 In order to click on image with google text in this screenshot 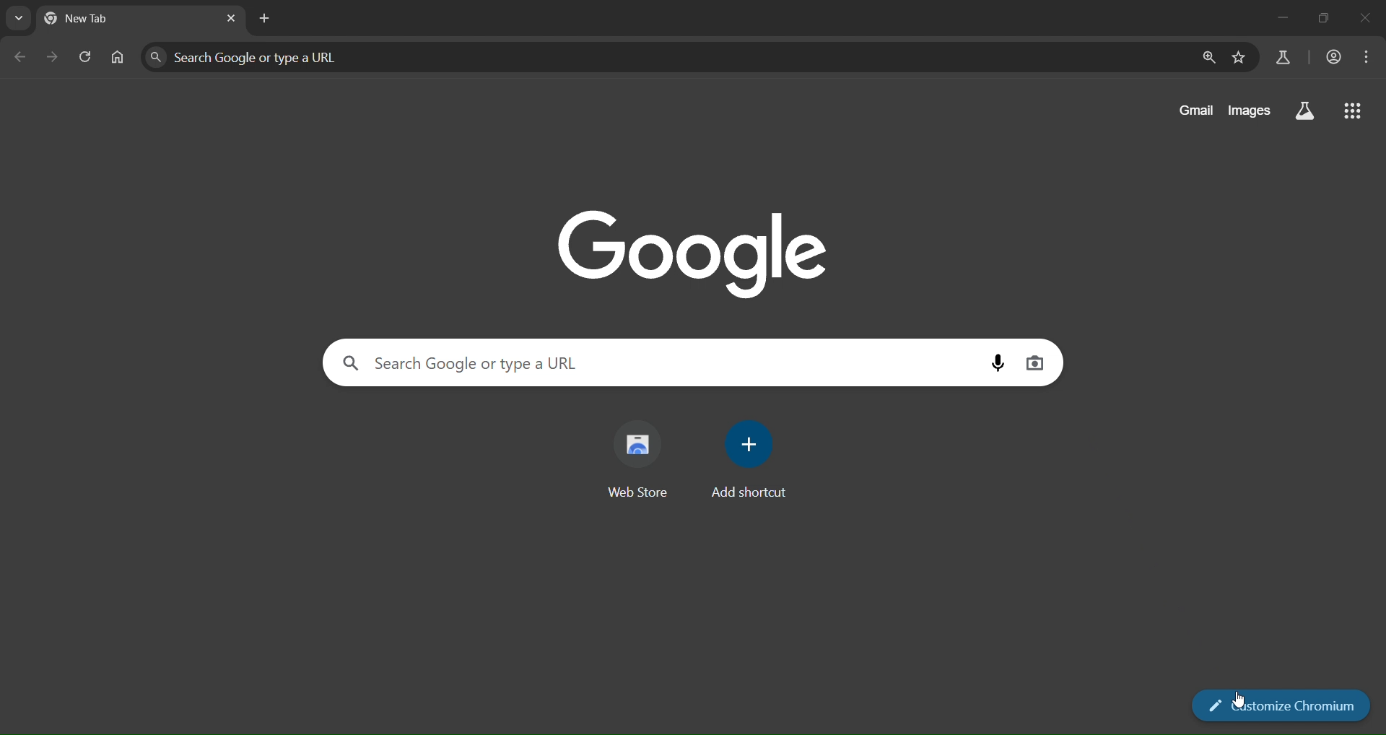, I will do `click(697, 248)`.